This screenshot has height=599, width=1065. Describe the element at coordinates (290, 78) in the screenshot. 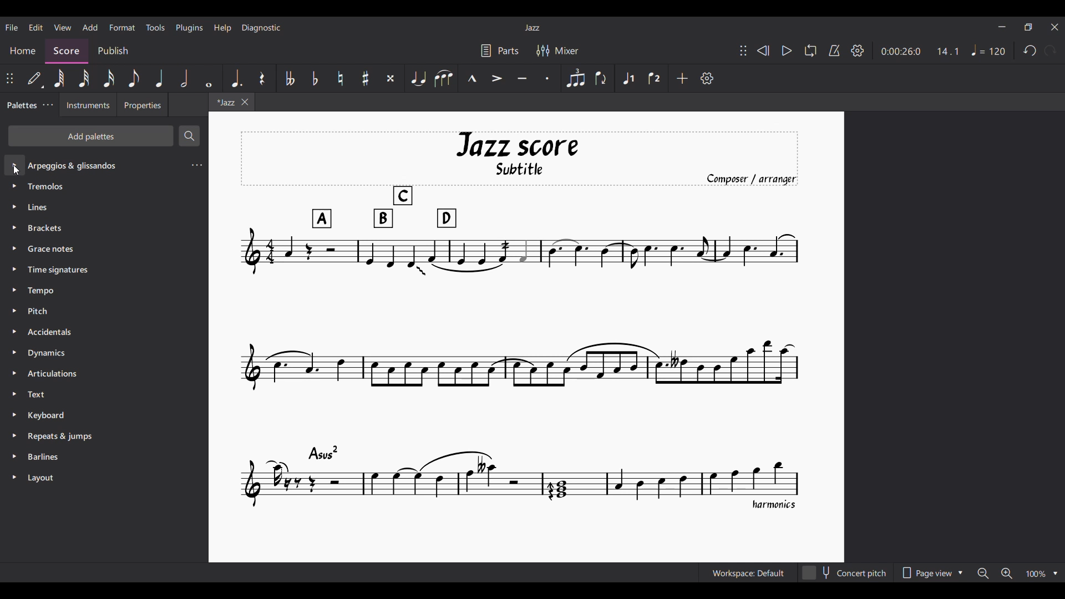

I see `Toggle double flat` at that location.